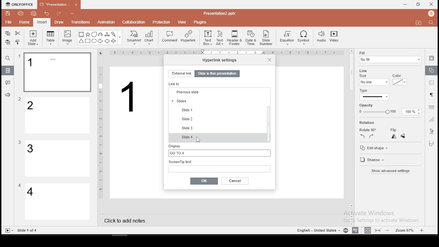  What do you see at coordinates (101, 132) in the screenshot?
I see `` at bounding box center [101, 132].